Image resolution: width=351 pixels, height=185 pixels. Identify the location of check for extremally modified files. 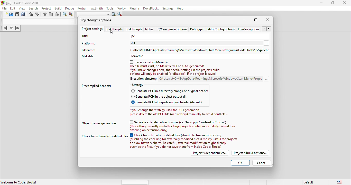
(180, 135).